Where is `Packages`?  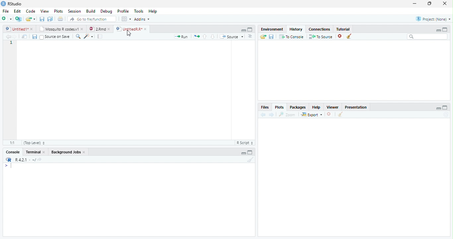 Packages is located at coordinates (297, 107).